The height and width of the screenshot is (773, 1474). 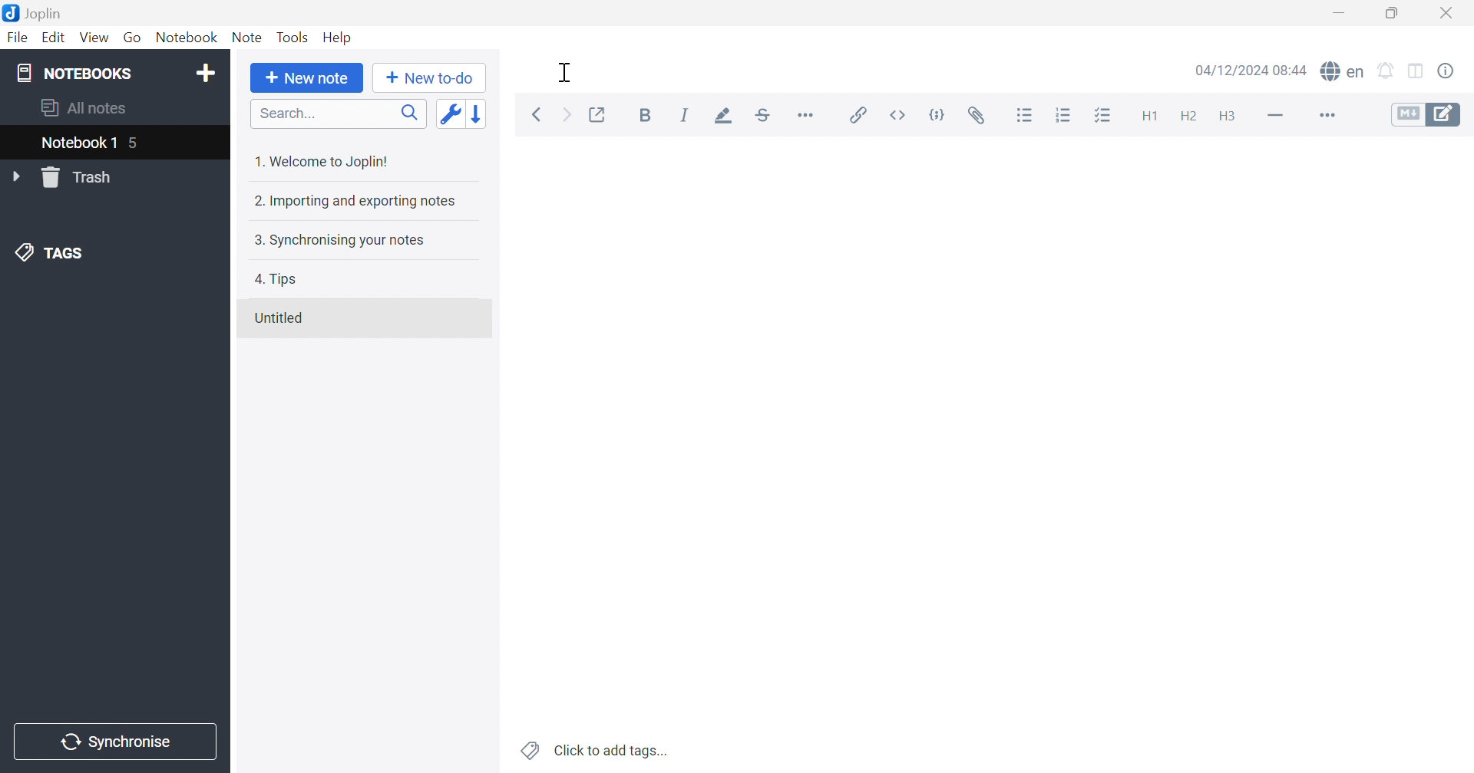 I want to click on TAGS, so click(x=55, y=254).